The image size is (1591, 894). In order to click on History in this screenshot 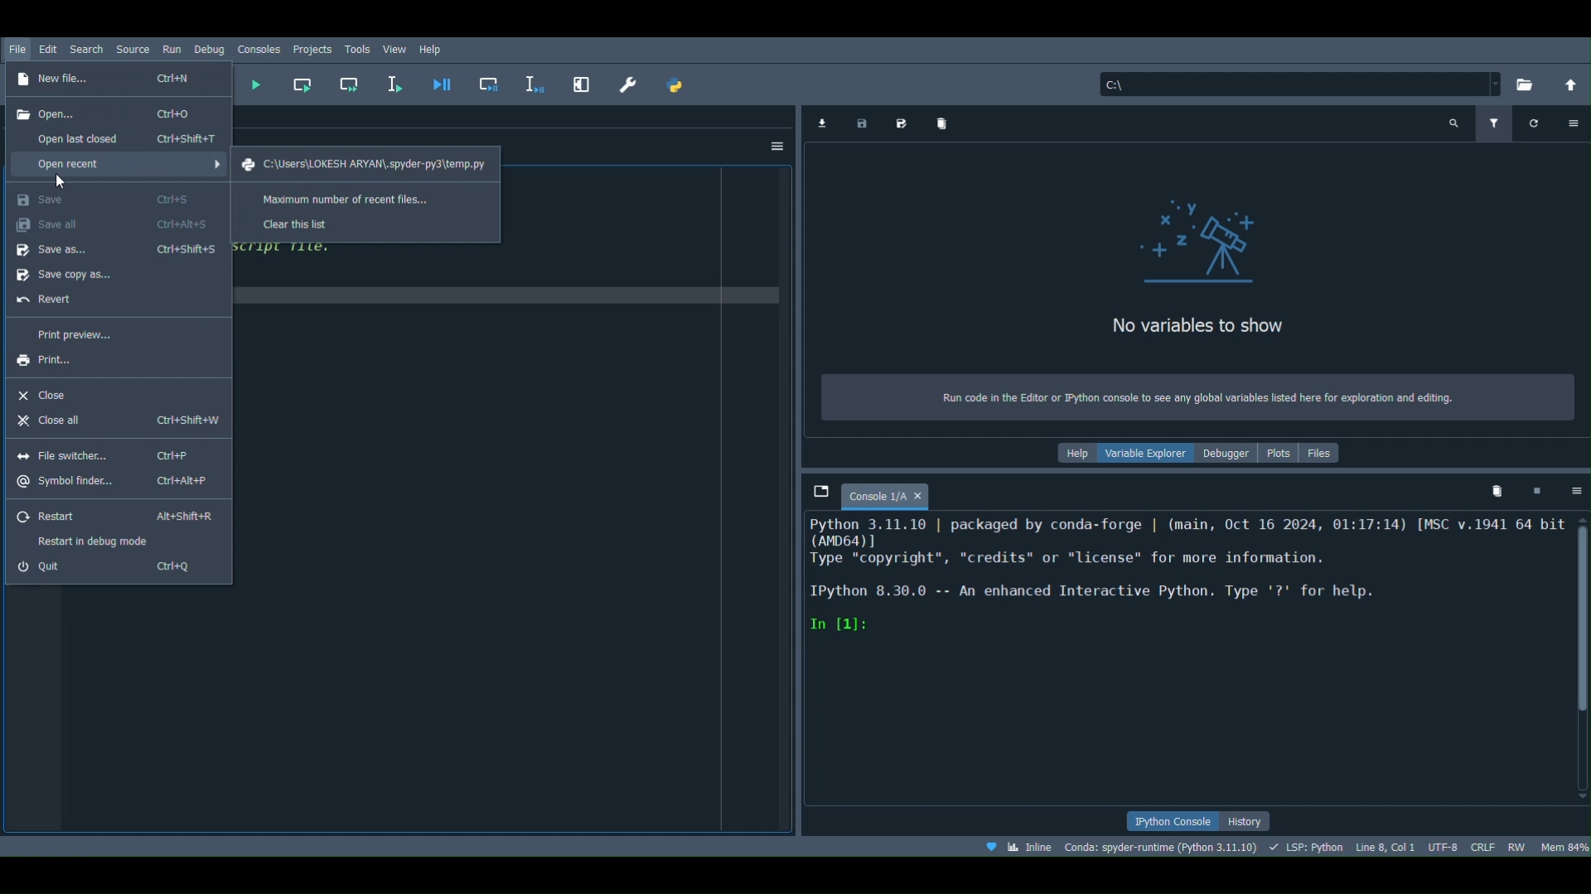, I will do `click(1247, 819)`.